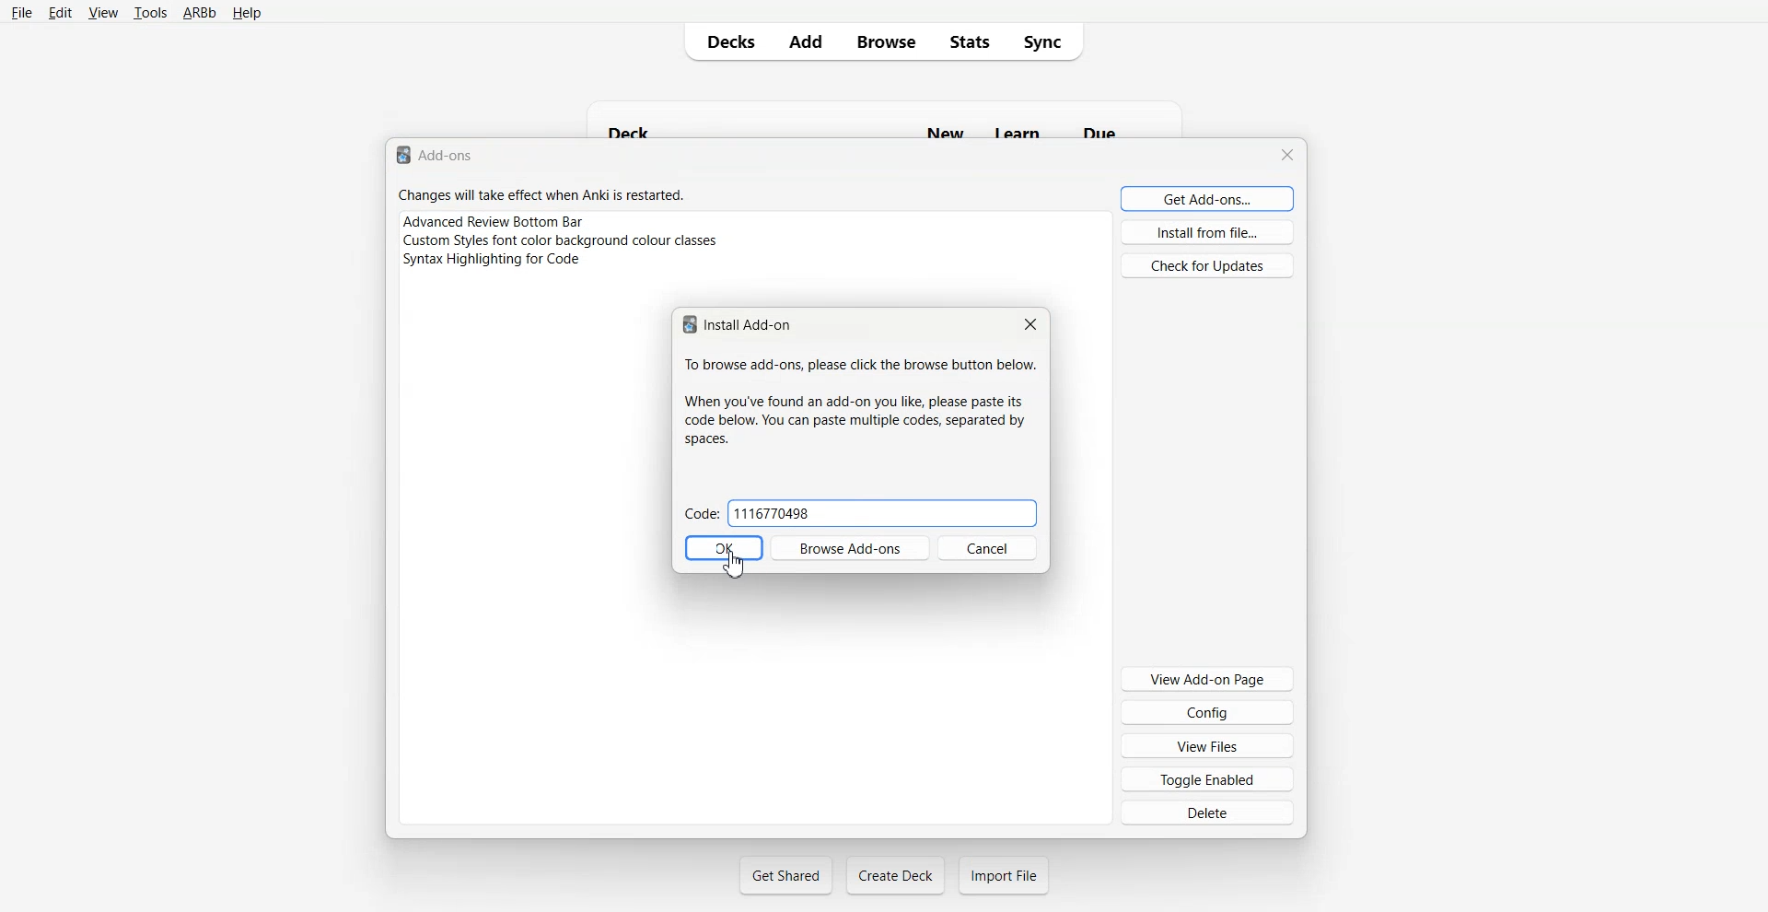 This screenshot has width=1768, height=912. I want to click on Get Shared, so click(786, 873).